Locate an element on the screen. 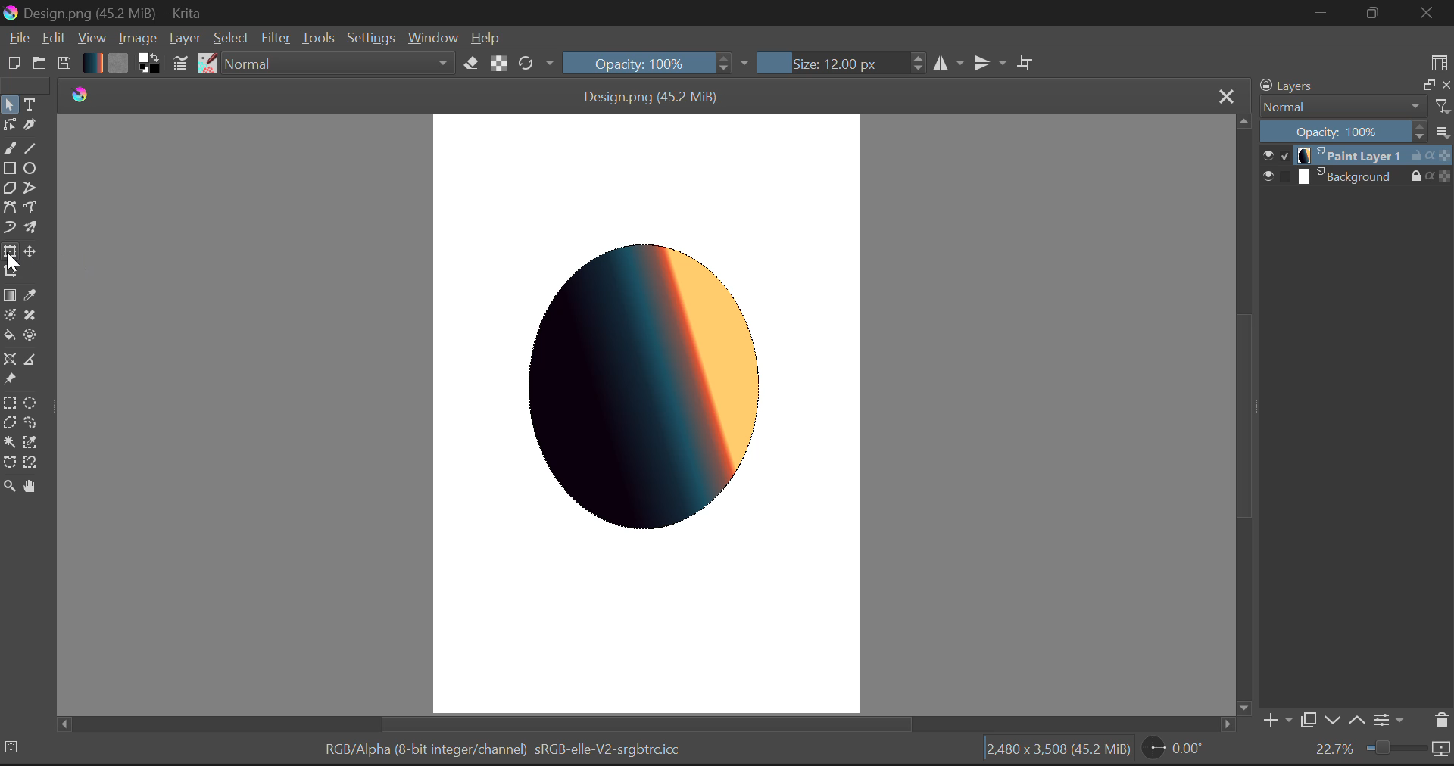 This screenshot has height=766, width=1454. Page Rotation is located at coordinates (1172, 750).